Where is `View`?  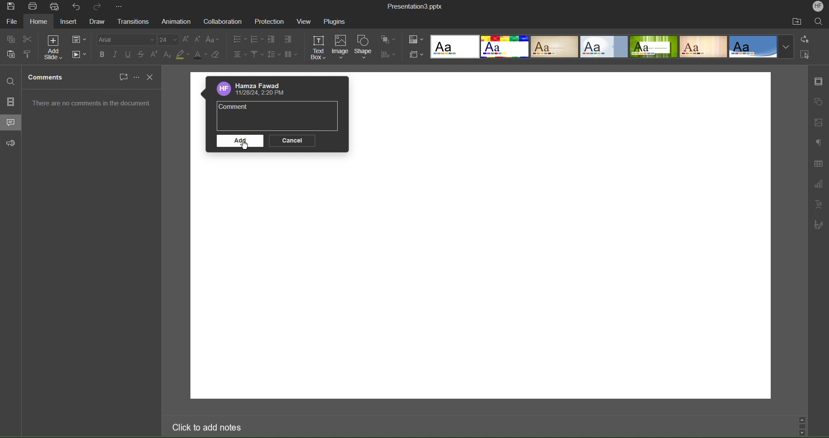
View is located at coordinates (306, 21).